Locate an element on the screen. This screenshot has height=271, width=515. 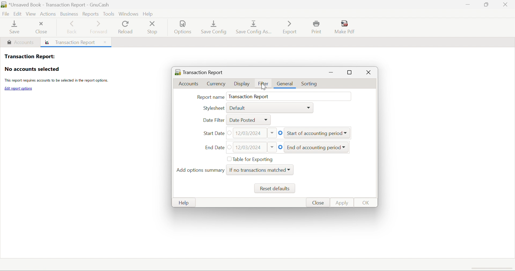
Restore Down is located at coordinates (485, 5).